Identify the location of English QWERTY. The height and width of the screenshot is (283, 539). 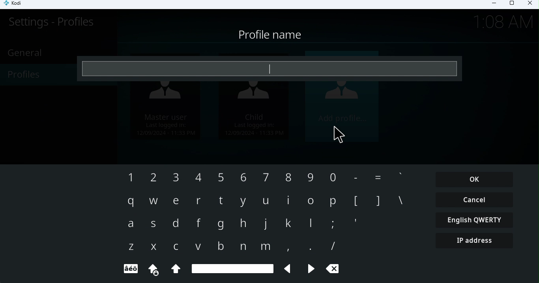
(476, 221).